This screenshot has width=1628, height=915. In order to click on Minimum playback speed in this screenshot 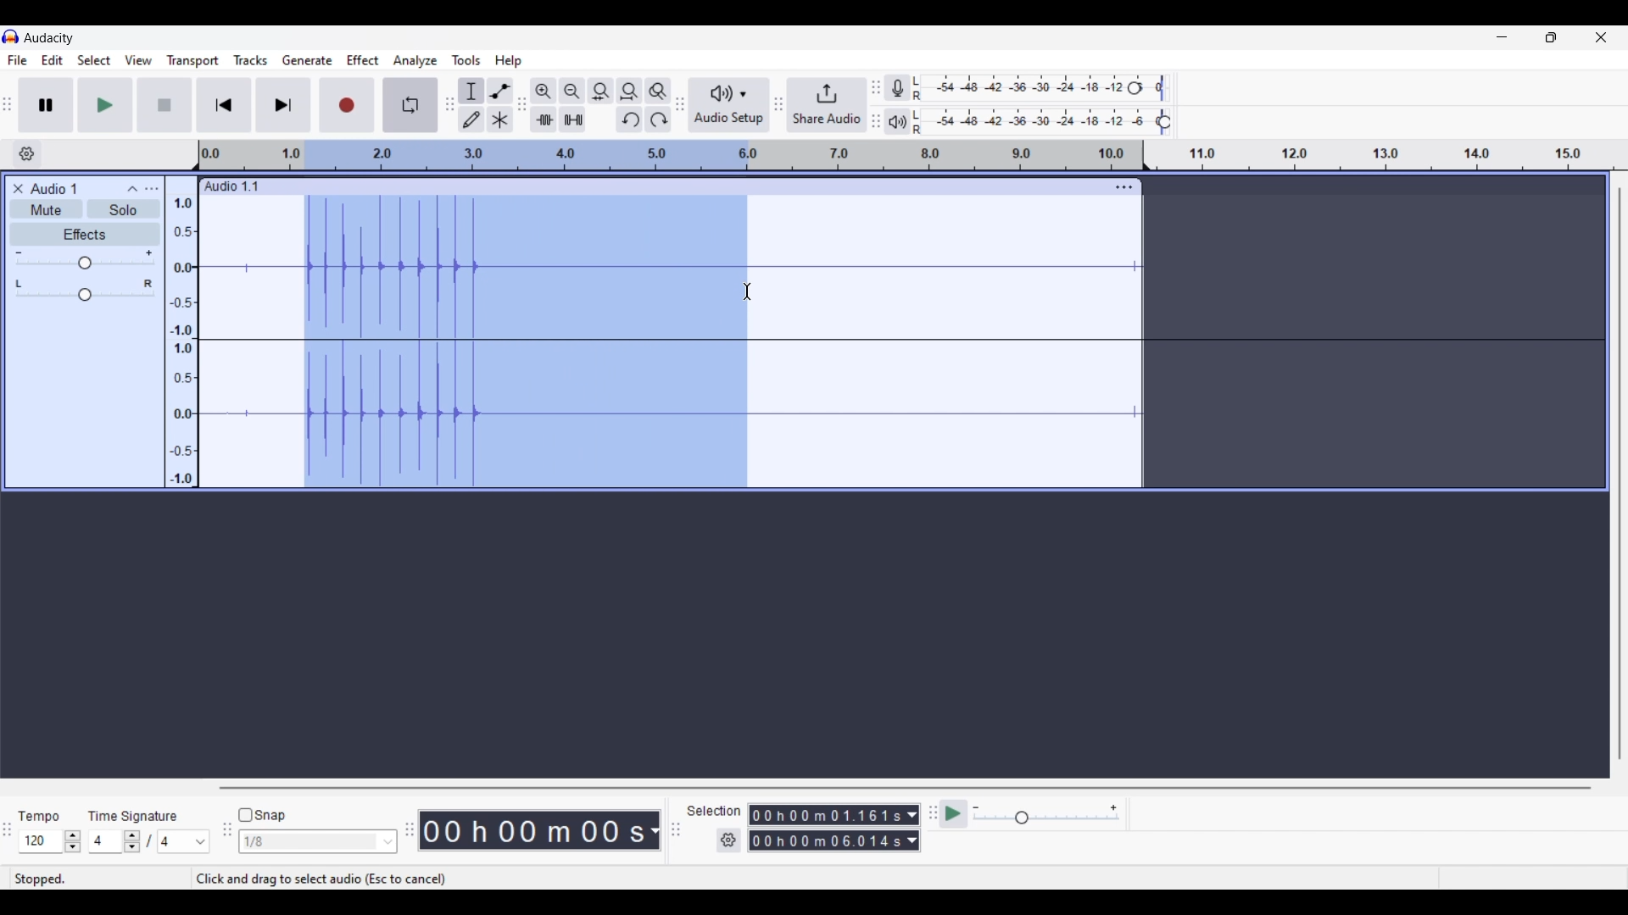, I will do `click(976, 807)`.